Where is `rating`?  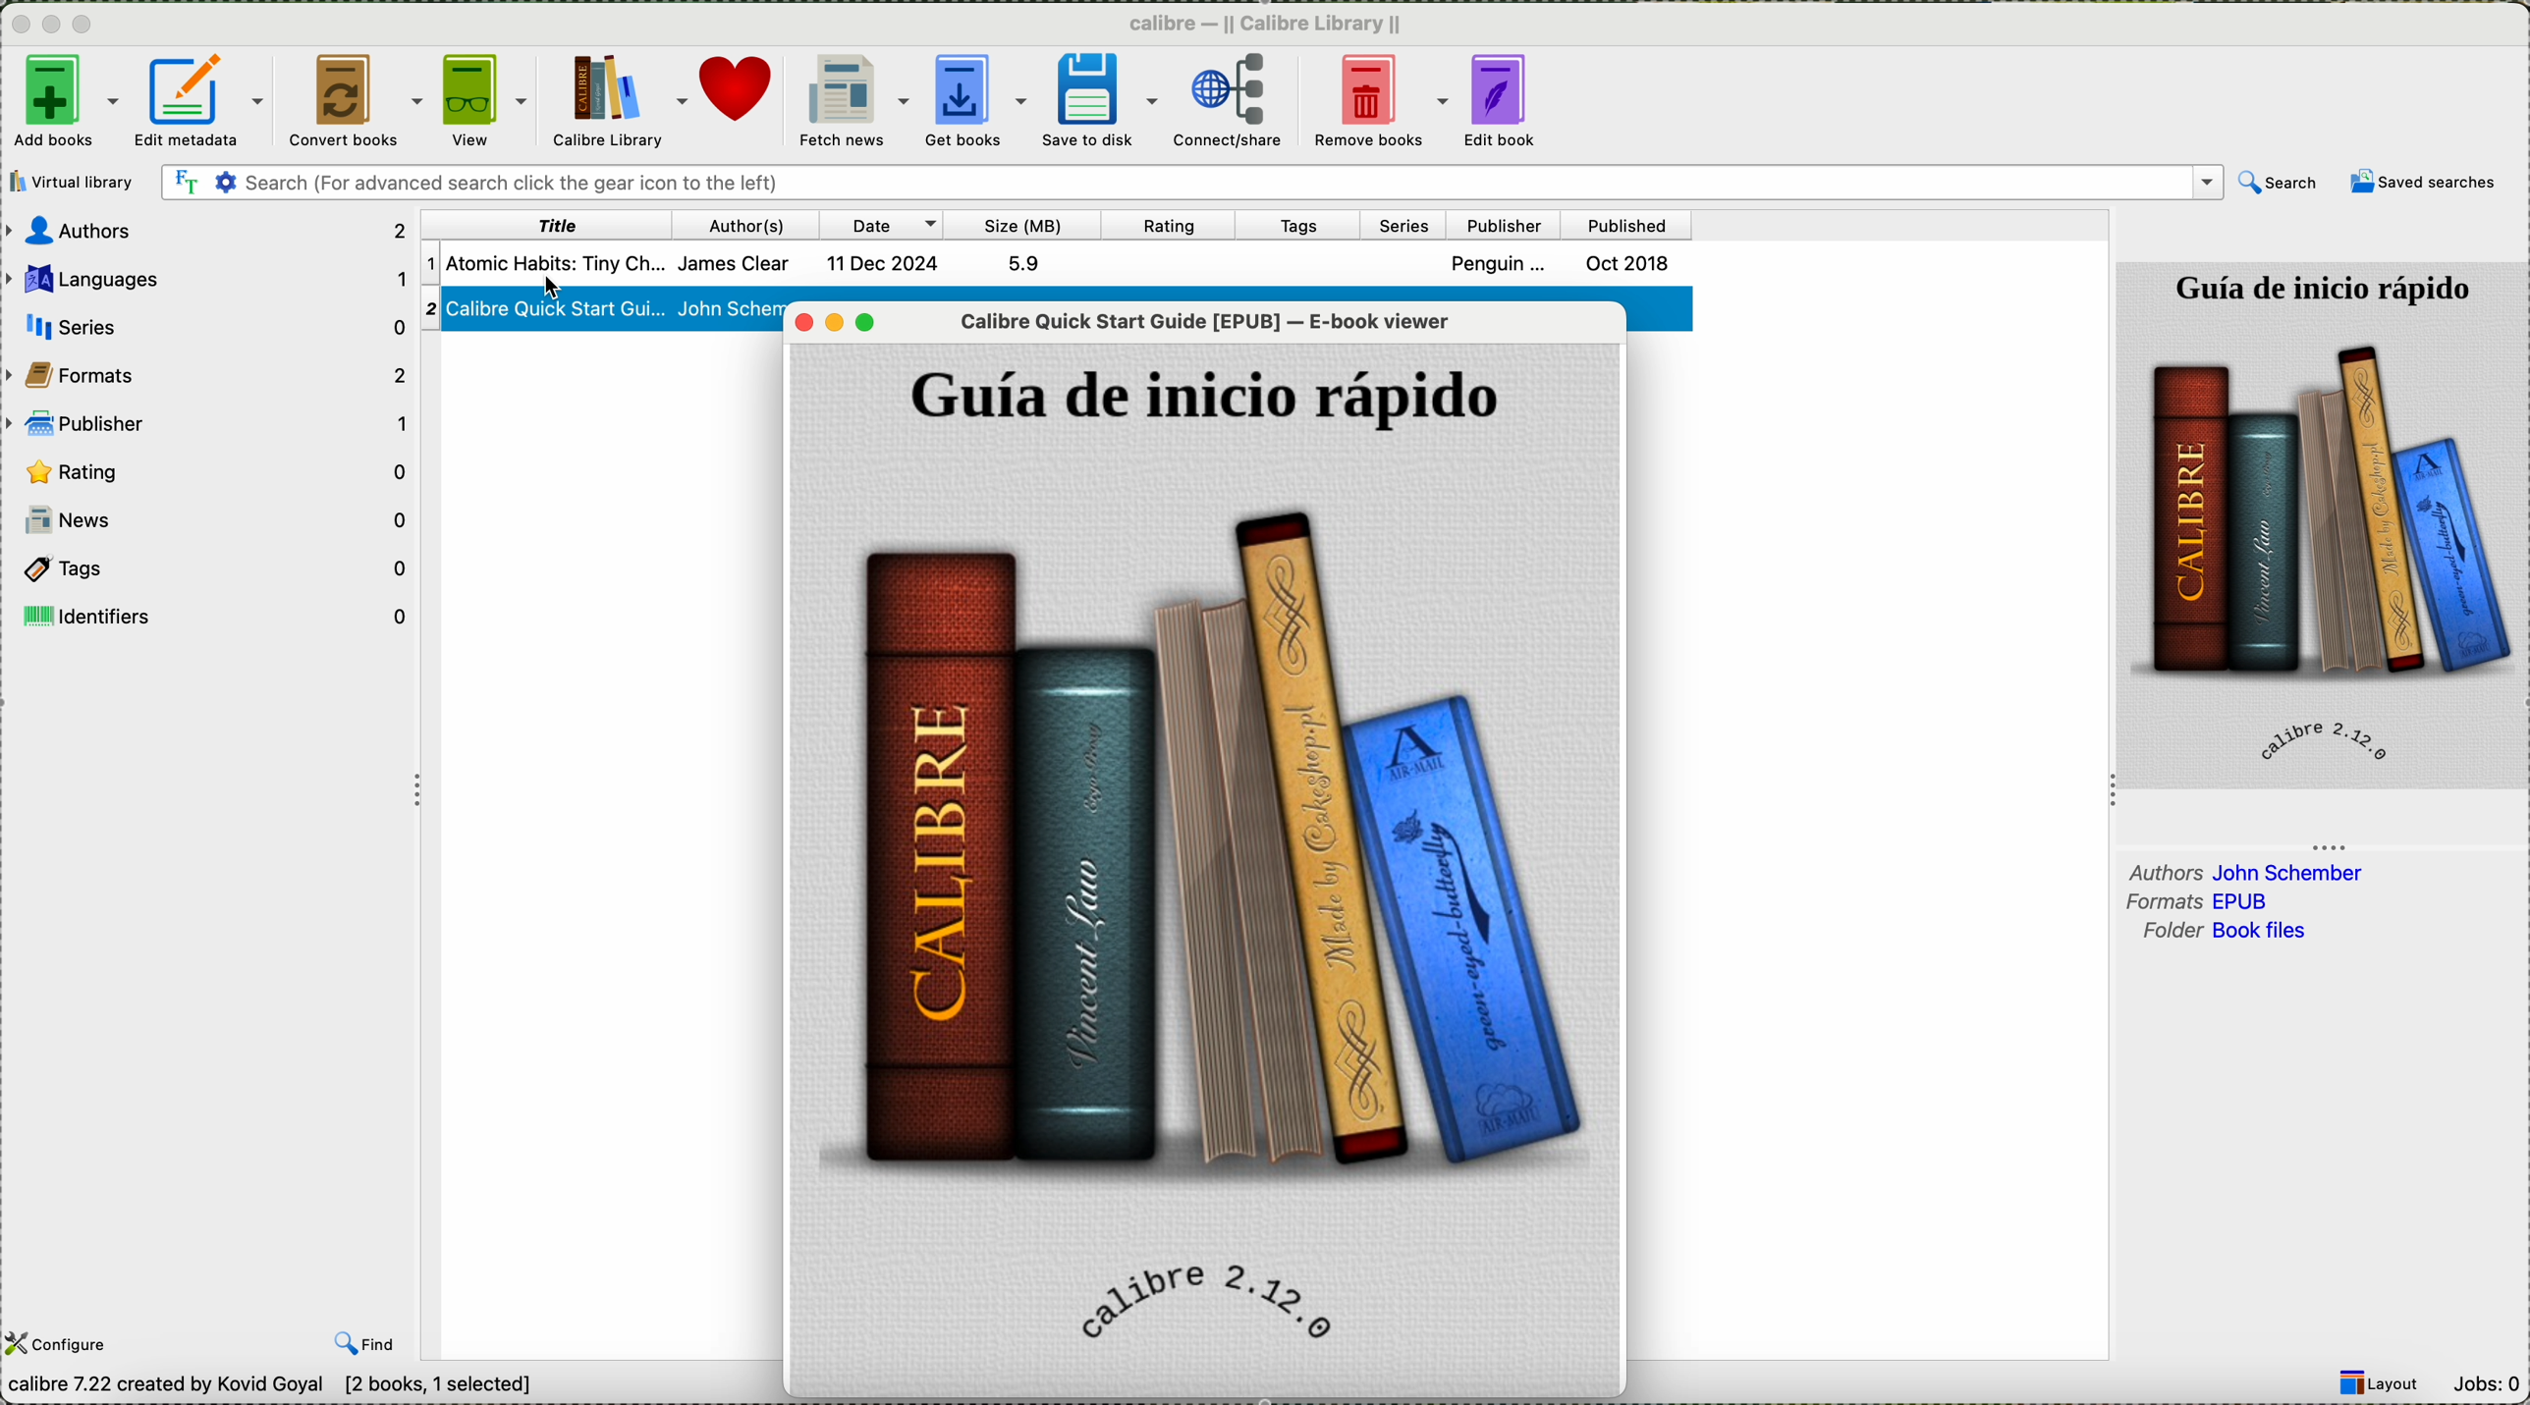 rating is located at coordinates (1173, 227).